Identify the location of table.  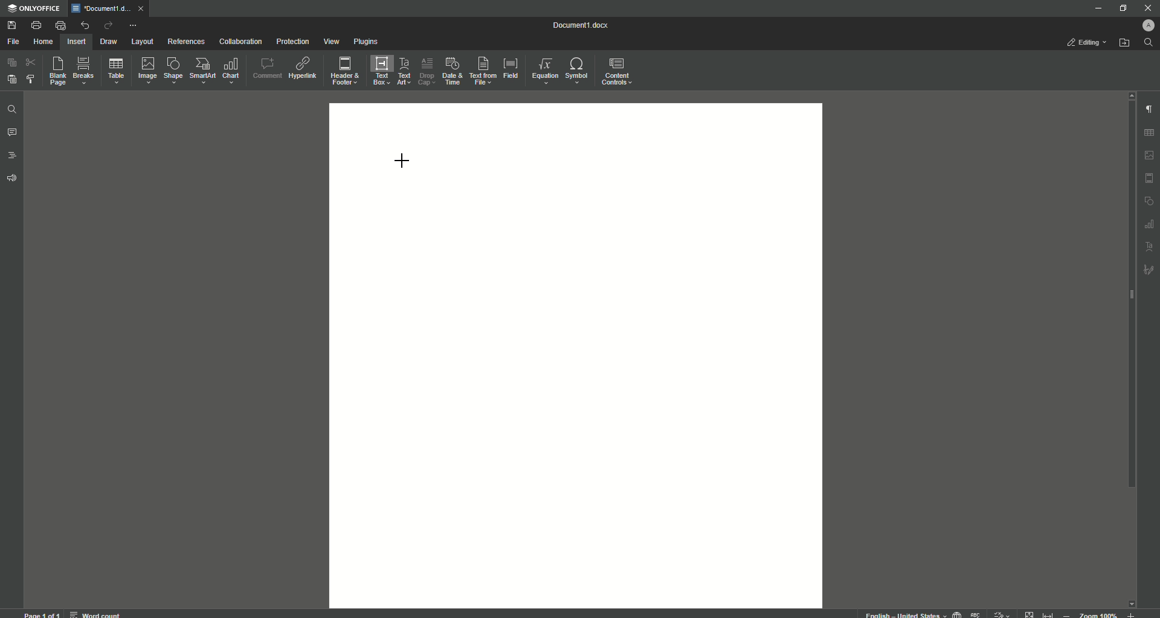
(1148, 225).